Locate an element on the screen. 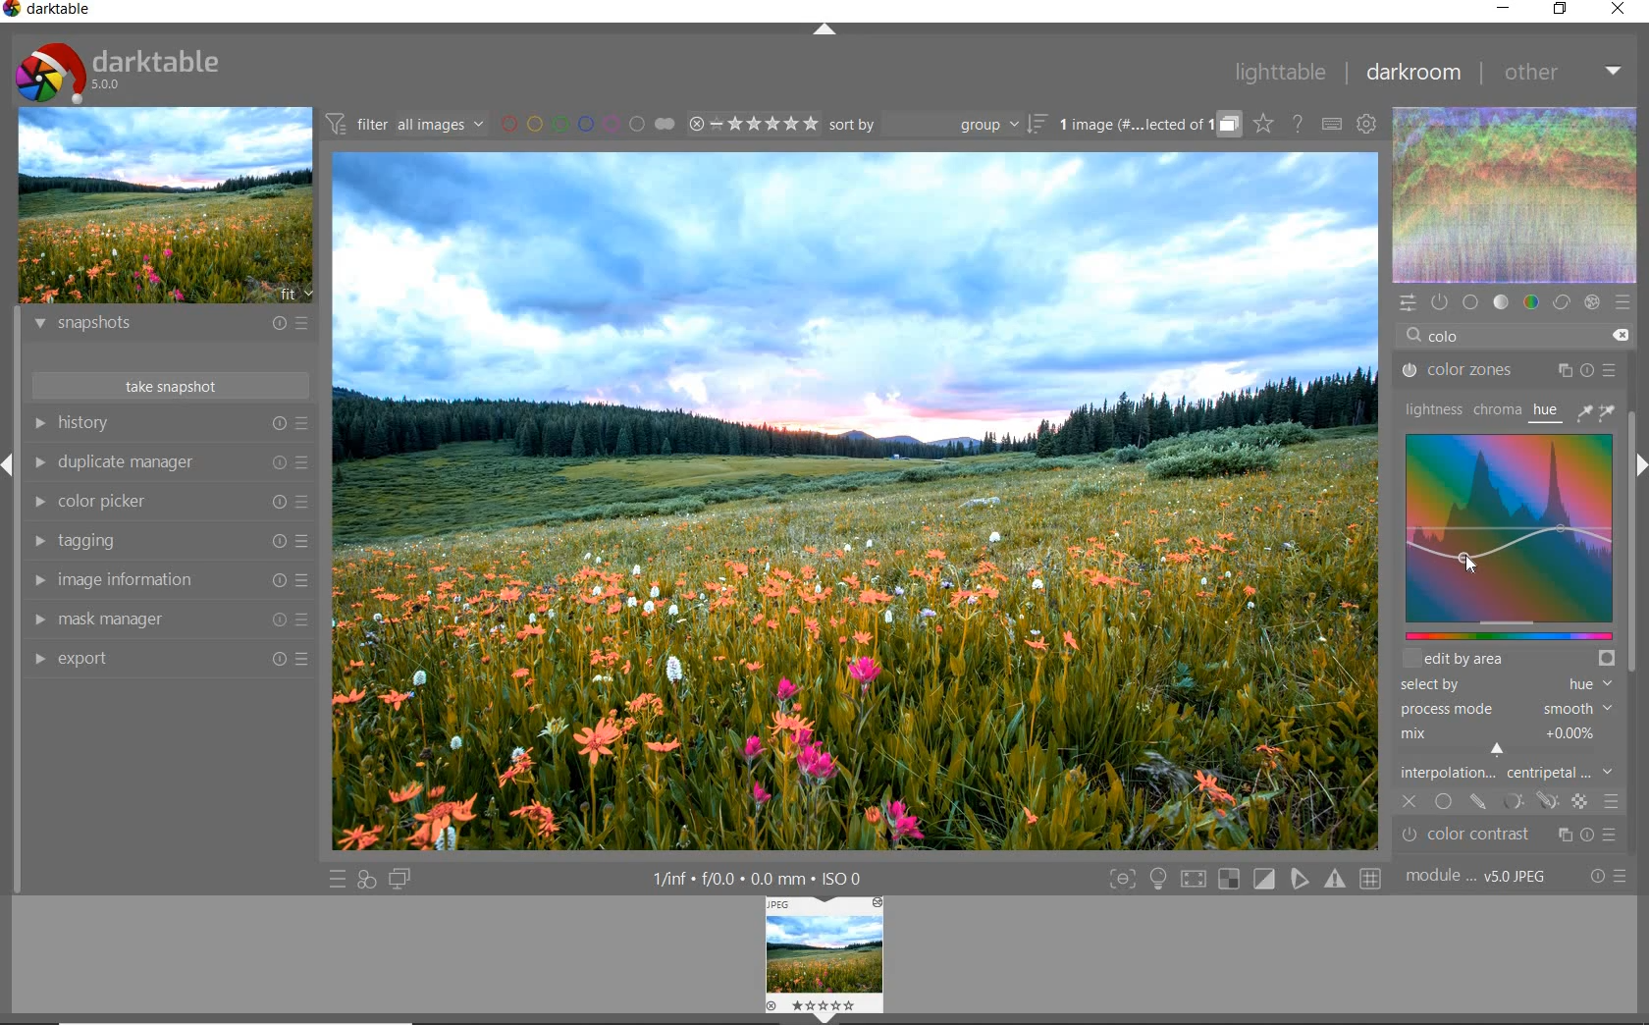 The image size is (1649, 1025). image preview is located at coordinates (165, 208).